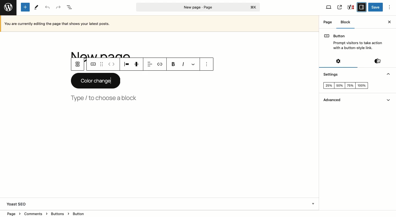 This screenshot has width=396, height=217. Describe the element at coordinates (379, 61) in the screenshot. I see `cursor` at that location.